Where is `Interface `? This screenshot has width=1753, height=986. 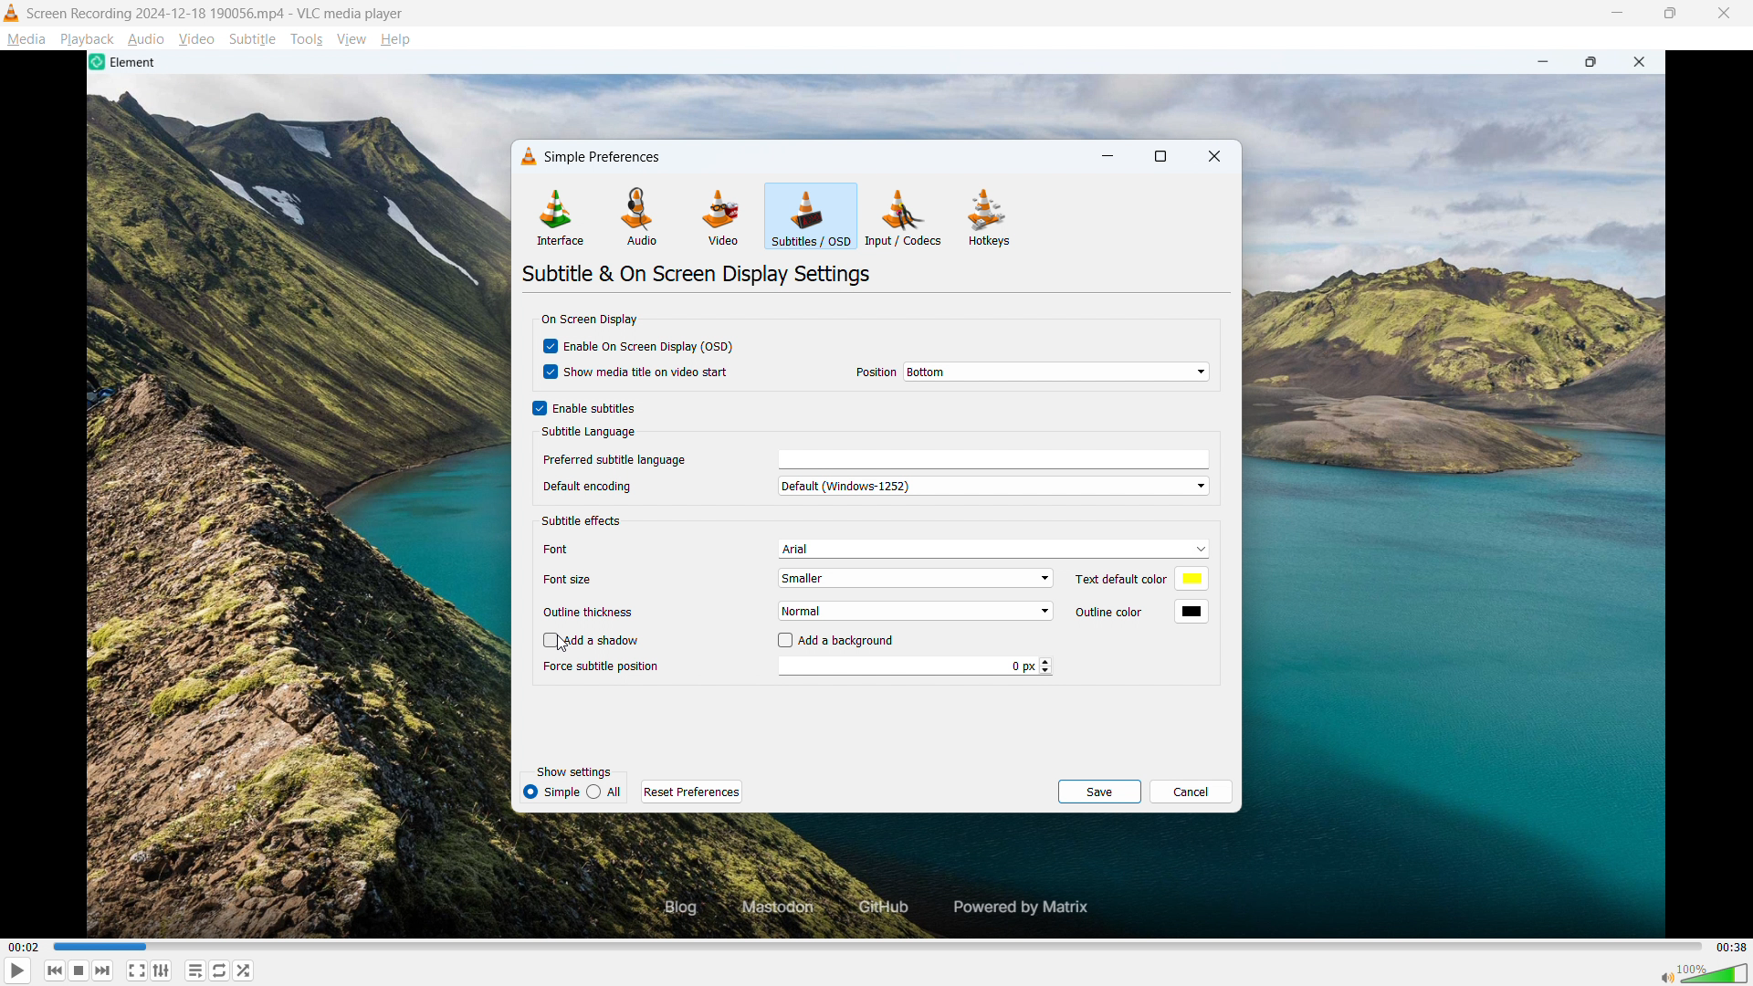
Interface  is located at coordinates (561, 217).